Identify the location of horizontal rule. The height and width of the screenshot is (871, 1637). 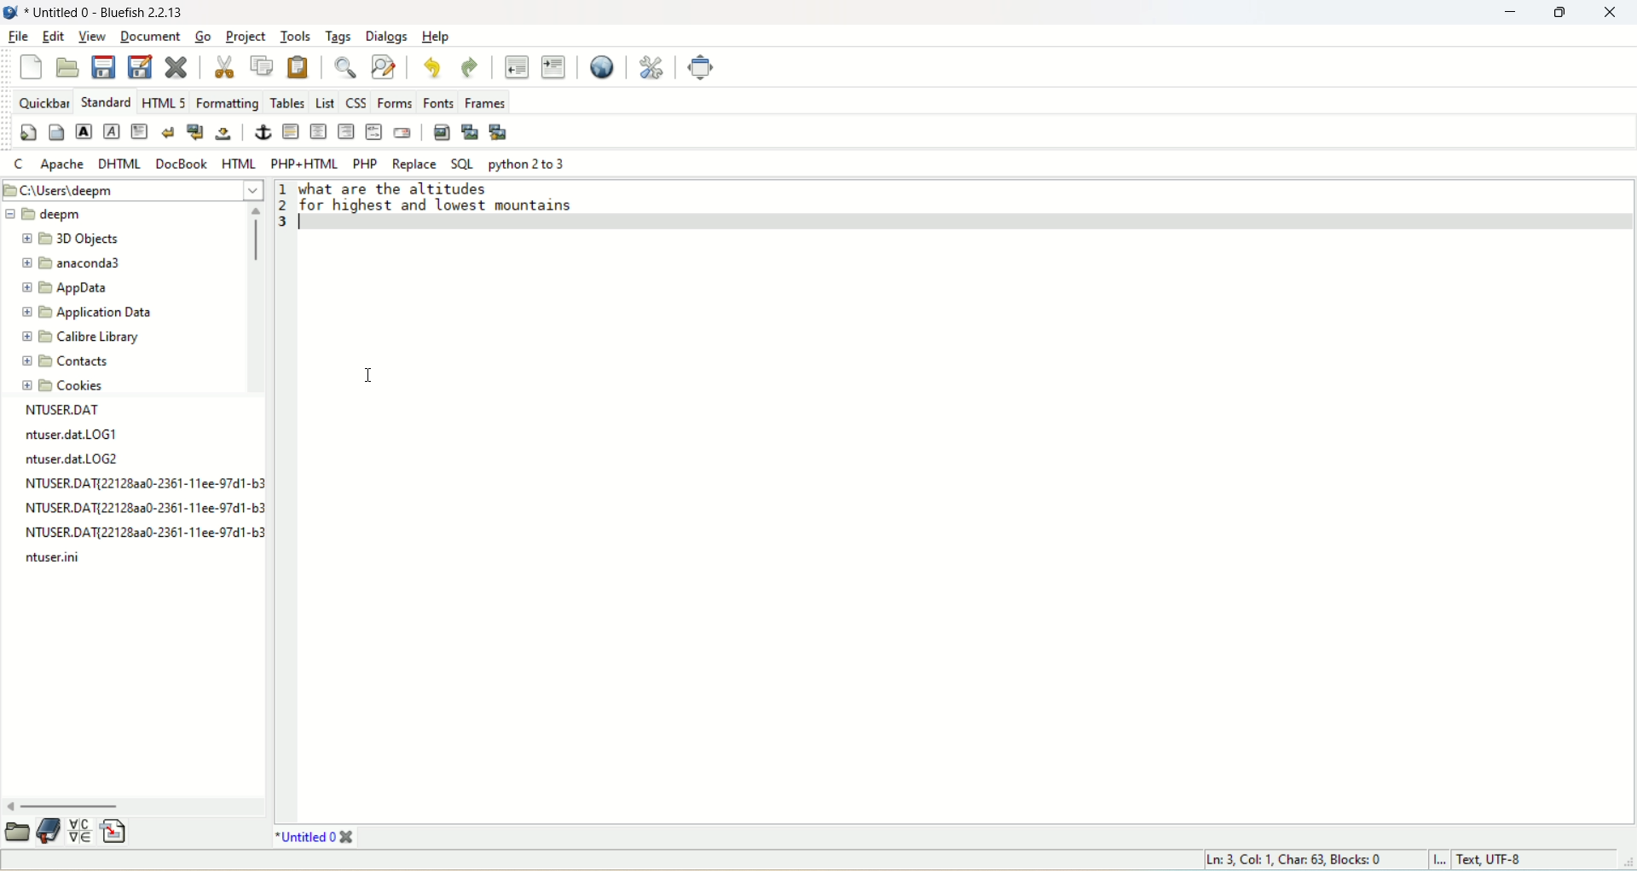
(292, 132).